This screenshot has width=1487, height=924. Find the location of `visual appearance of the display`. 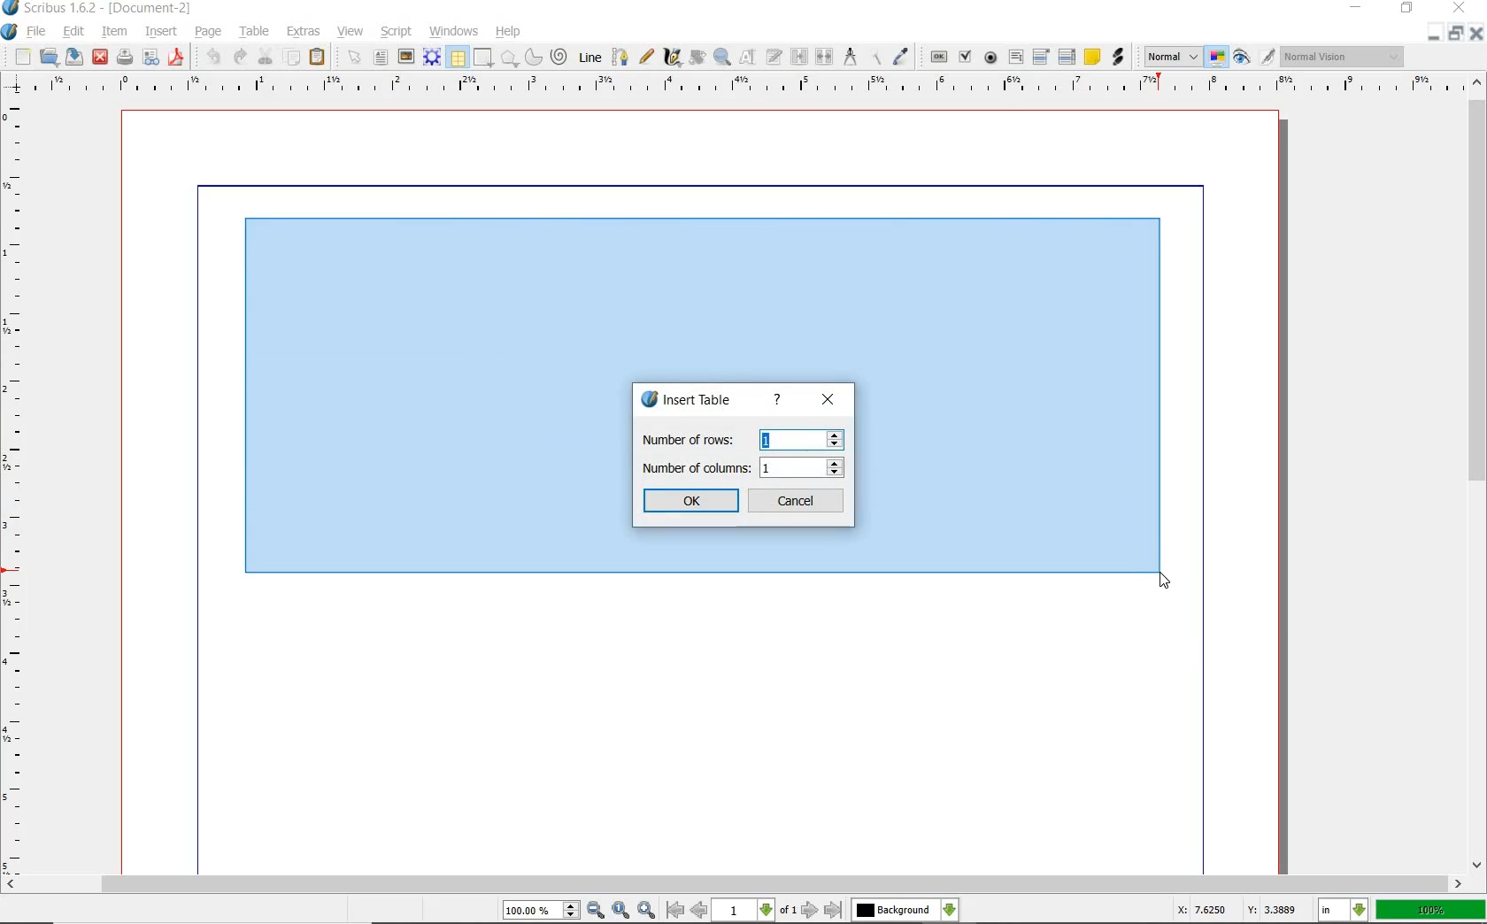

visual appearance of the display is located at coordinates (1345, 56).